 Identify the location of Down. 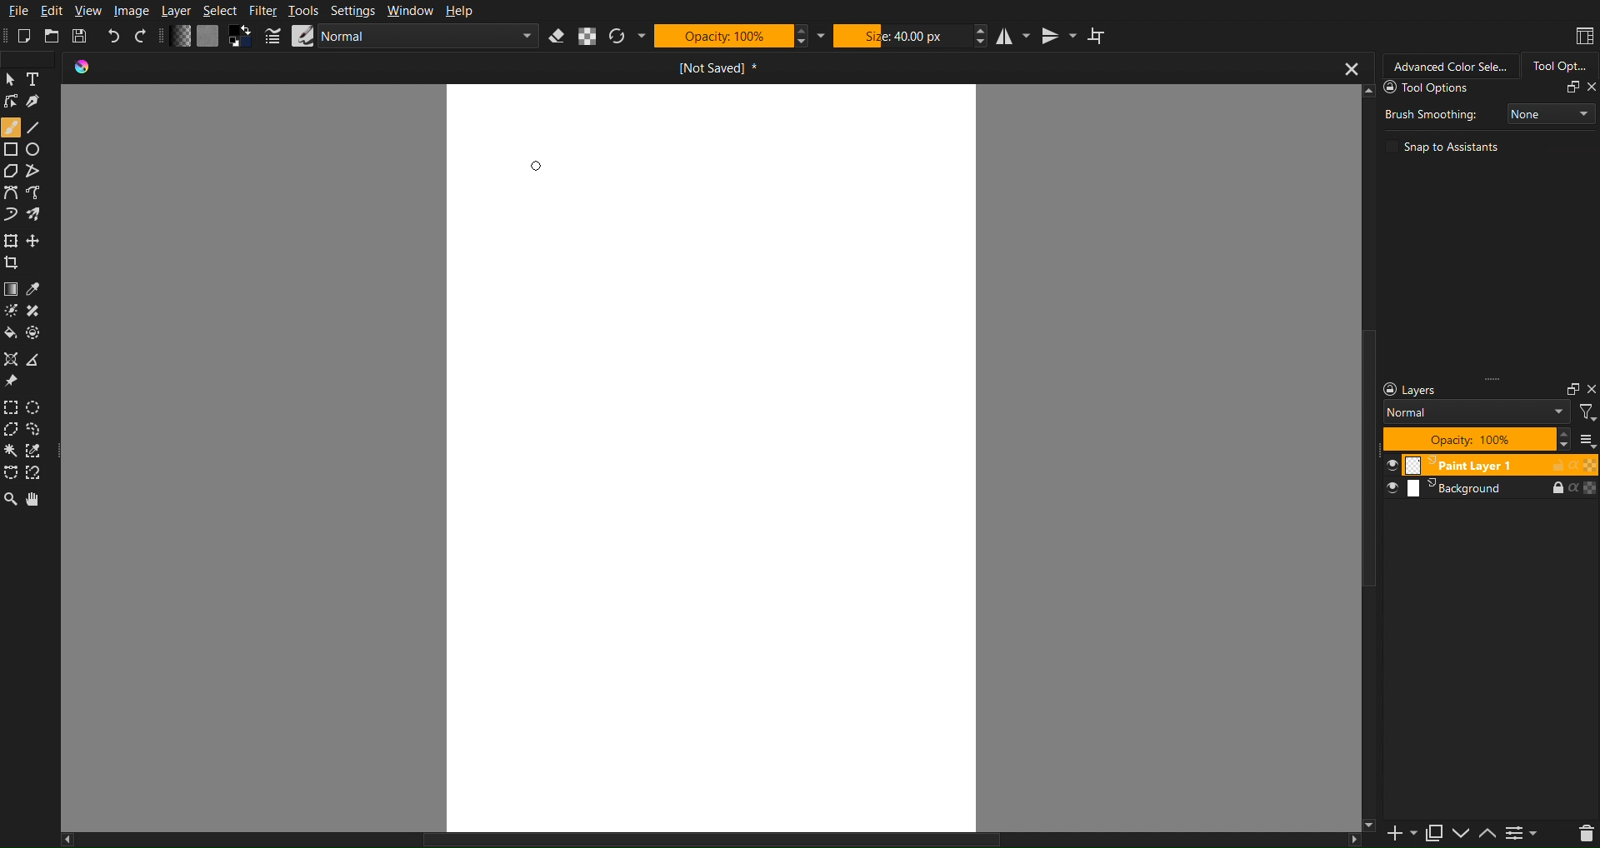
(1464, 835).